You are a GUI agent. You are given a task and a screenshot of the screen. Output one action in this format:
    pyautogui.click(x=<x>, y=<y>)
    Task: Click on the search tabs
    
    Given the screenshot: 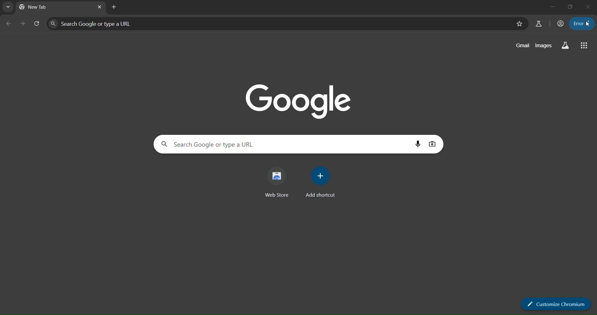 What is the action you would take?
    pyautogui.click(x=8, y=7)
    